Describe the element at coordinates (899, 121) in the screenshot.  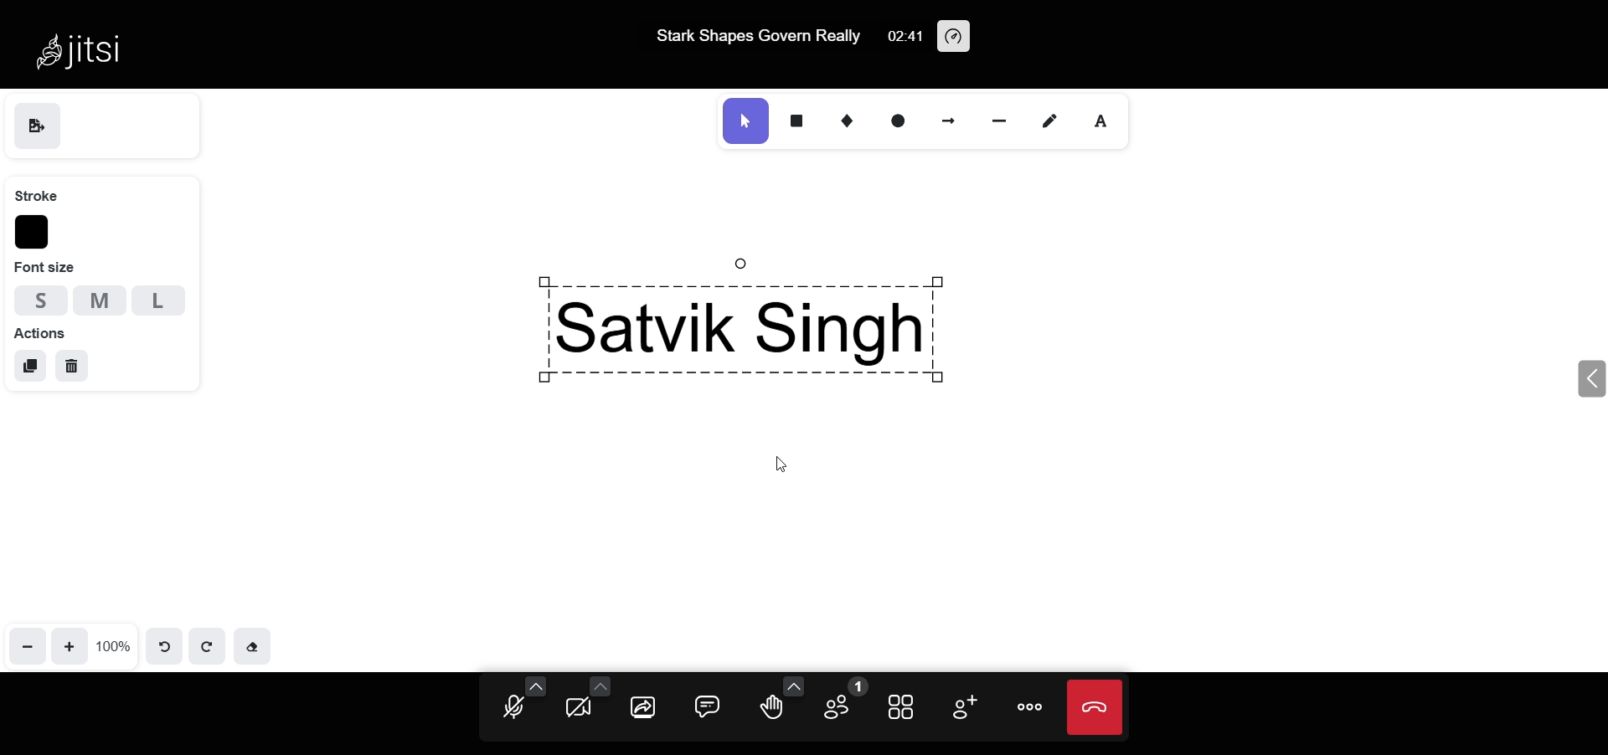
I see `ellipse` at that location.